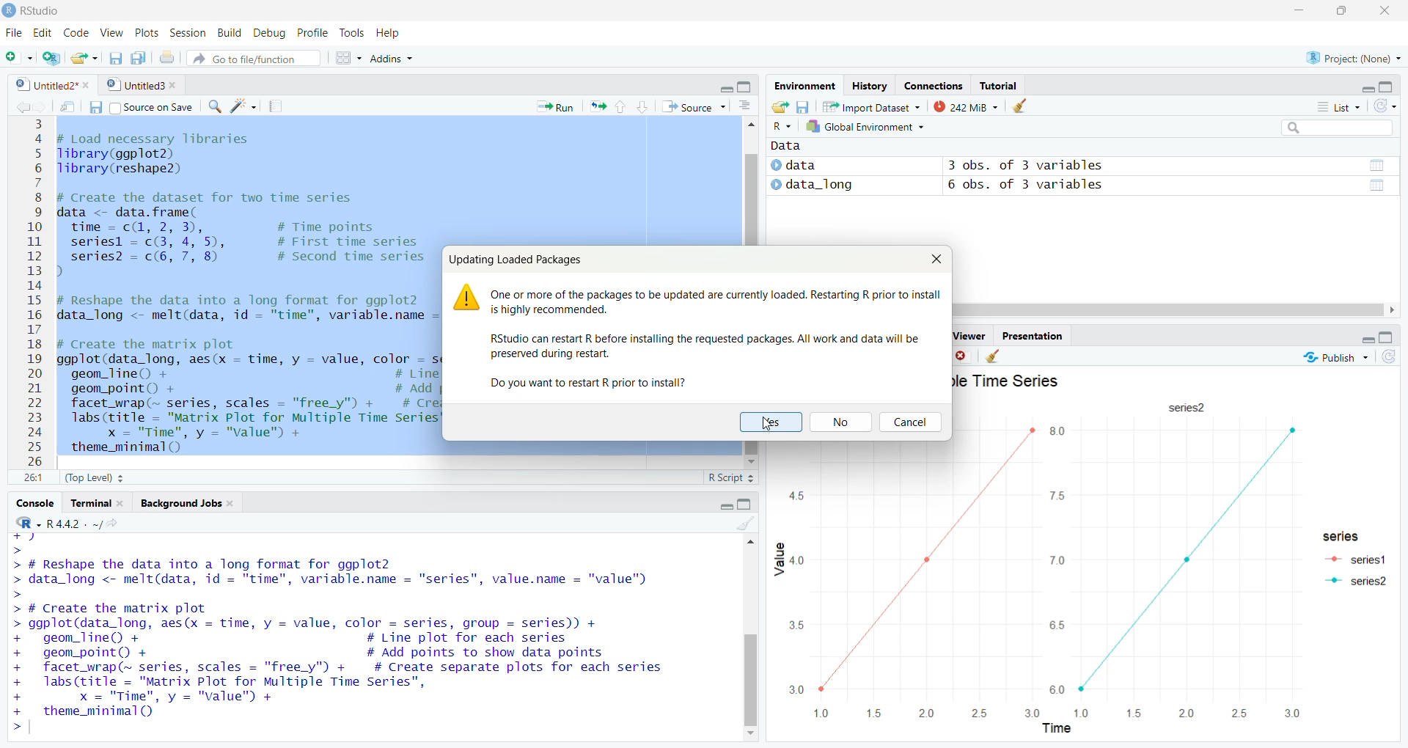 This screenshot has width=1408, height=748. I want to click on search, so click(213, 107).